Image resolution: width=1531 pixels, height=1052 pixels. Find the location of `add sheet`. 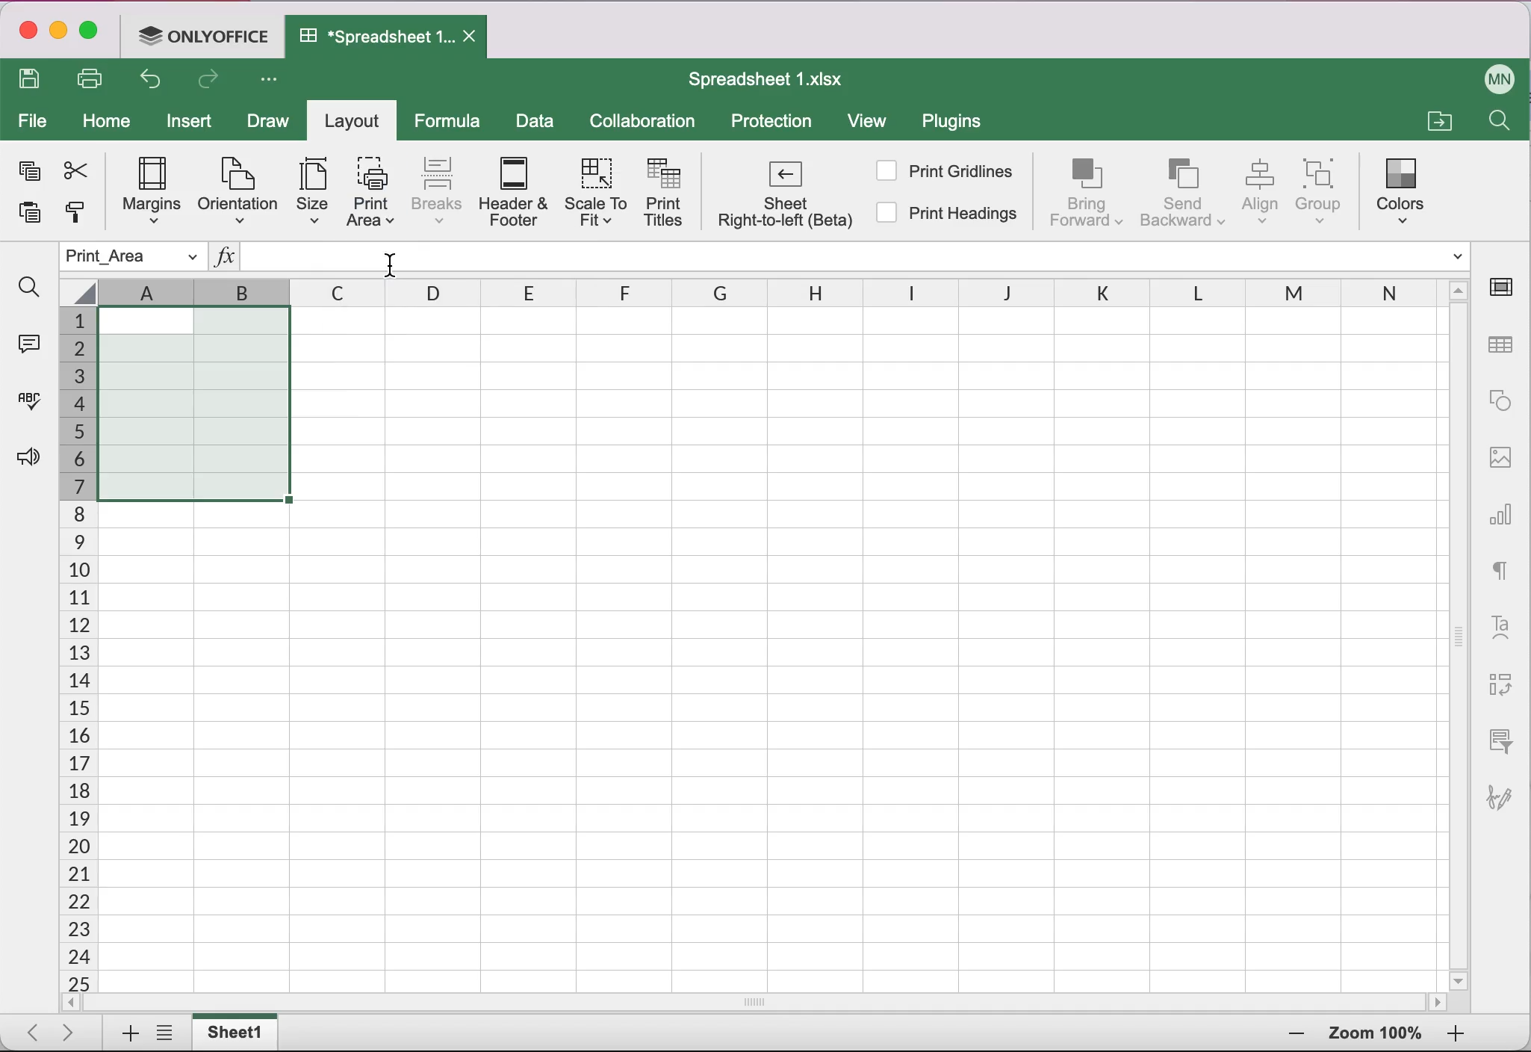

add sheet is located at coordinates (123, 1034).